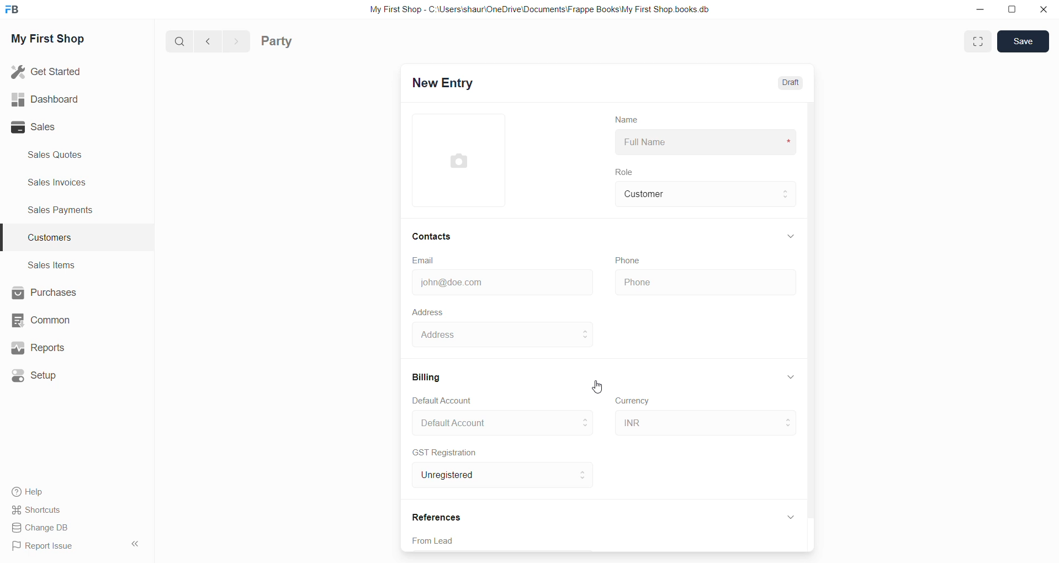 The height and width of the screenshot is (563, 1059). I want to click on sales items, so click(51, 264).